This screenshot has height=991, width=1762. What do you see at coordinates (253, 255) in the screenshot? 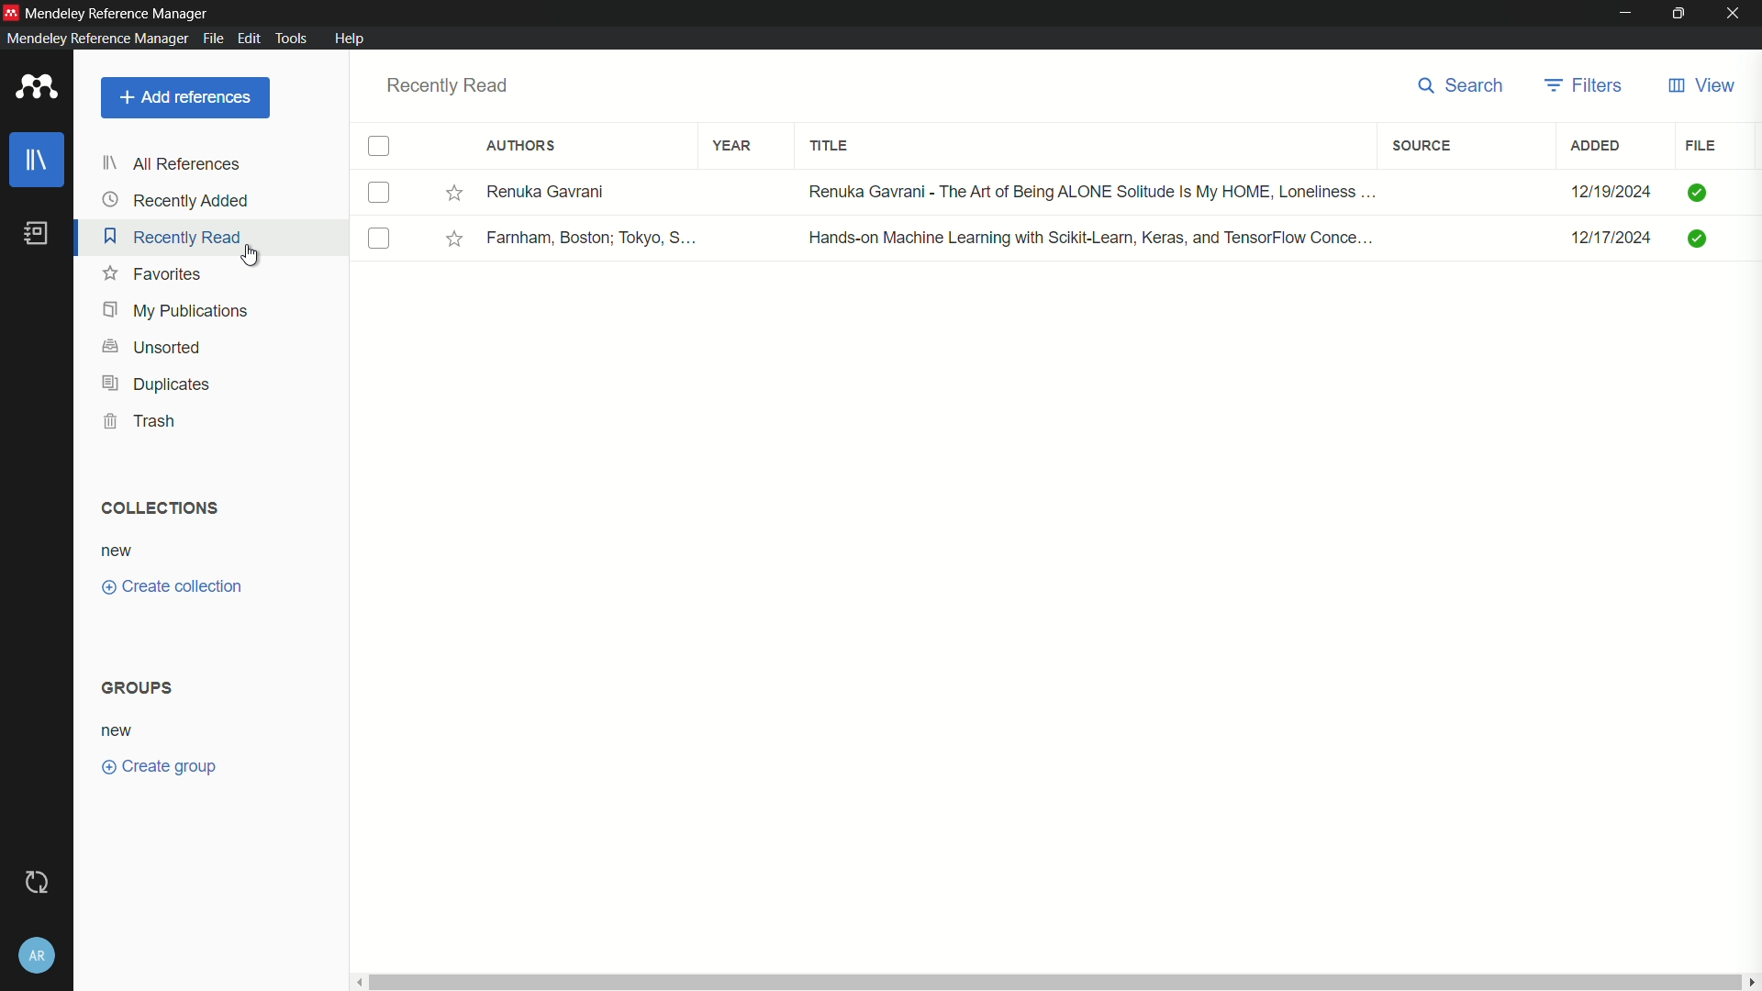
I see `cursor` at bounding box center [253, 255].